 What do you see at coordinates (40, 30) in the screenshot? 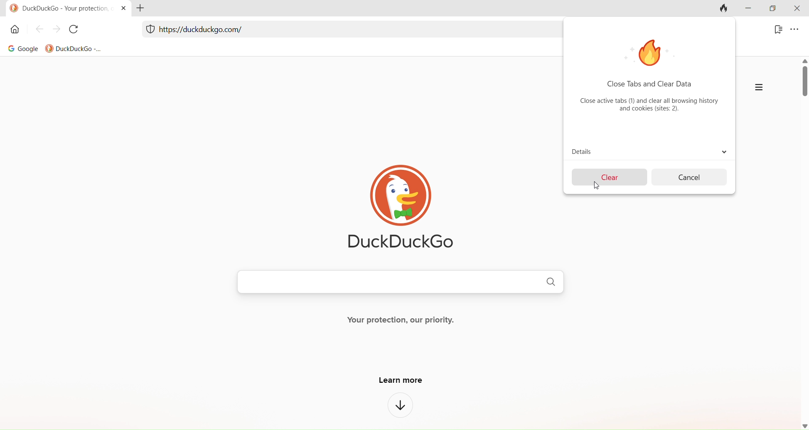
I see `back` at bounding box center [40, 30].